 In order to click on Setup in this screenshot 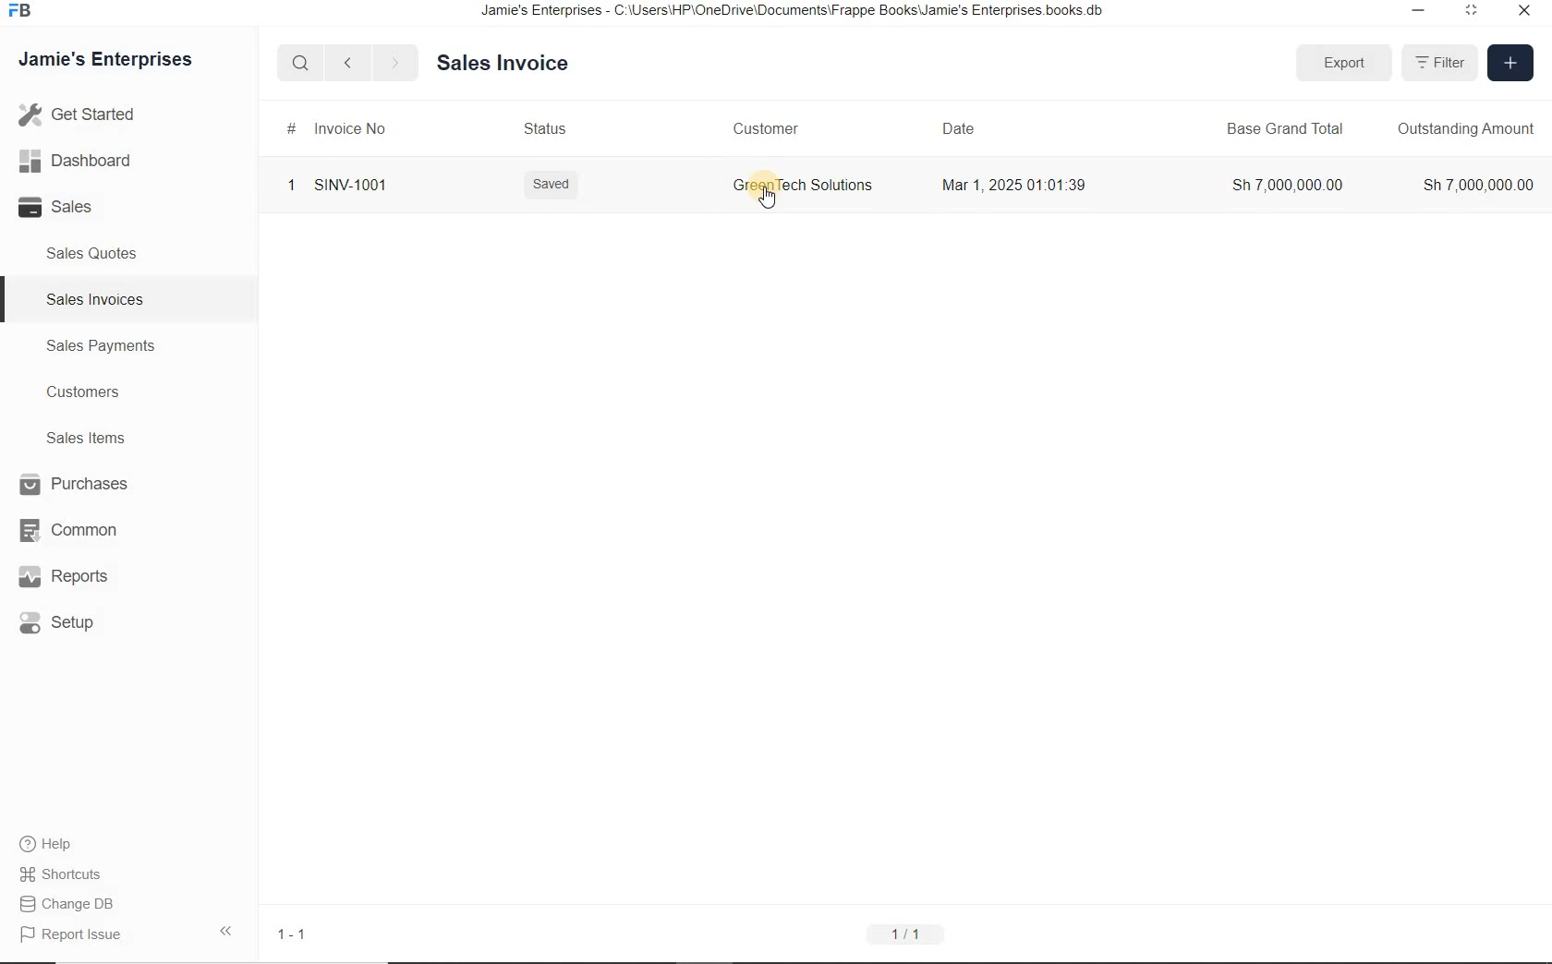, I will do `click(70, 624)`.